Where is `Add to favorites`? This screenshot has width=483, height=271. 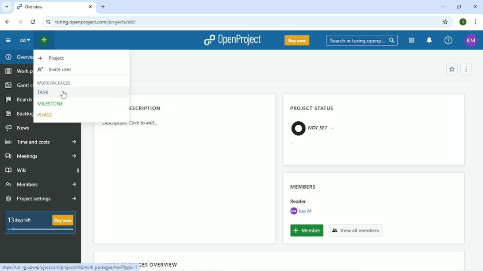 Add to favorites is located at coordinates (452, 69).